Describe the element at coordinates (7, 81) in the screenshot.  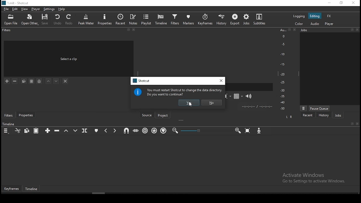
I see `add a filter` at that location.